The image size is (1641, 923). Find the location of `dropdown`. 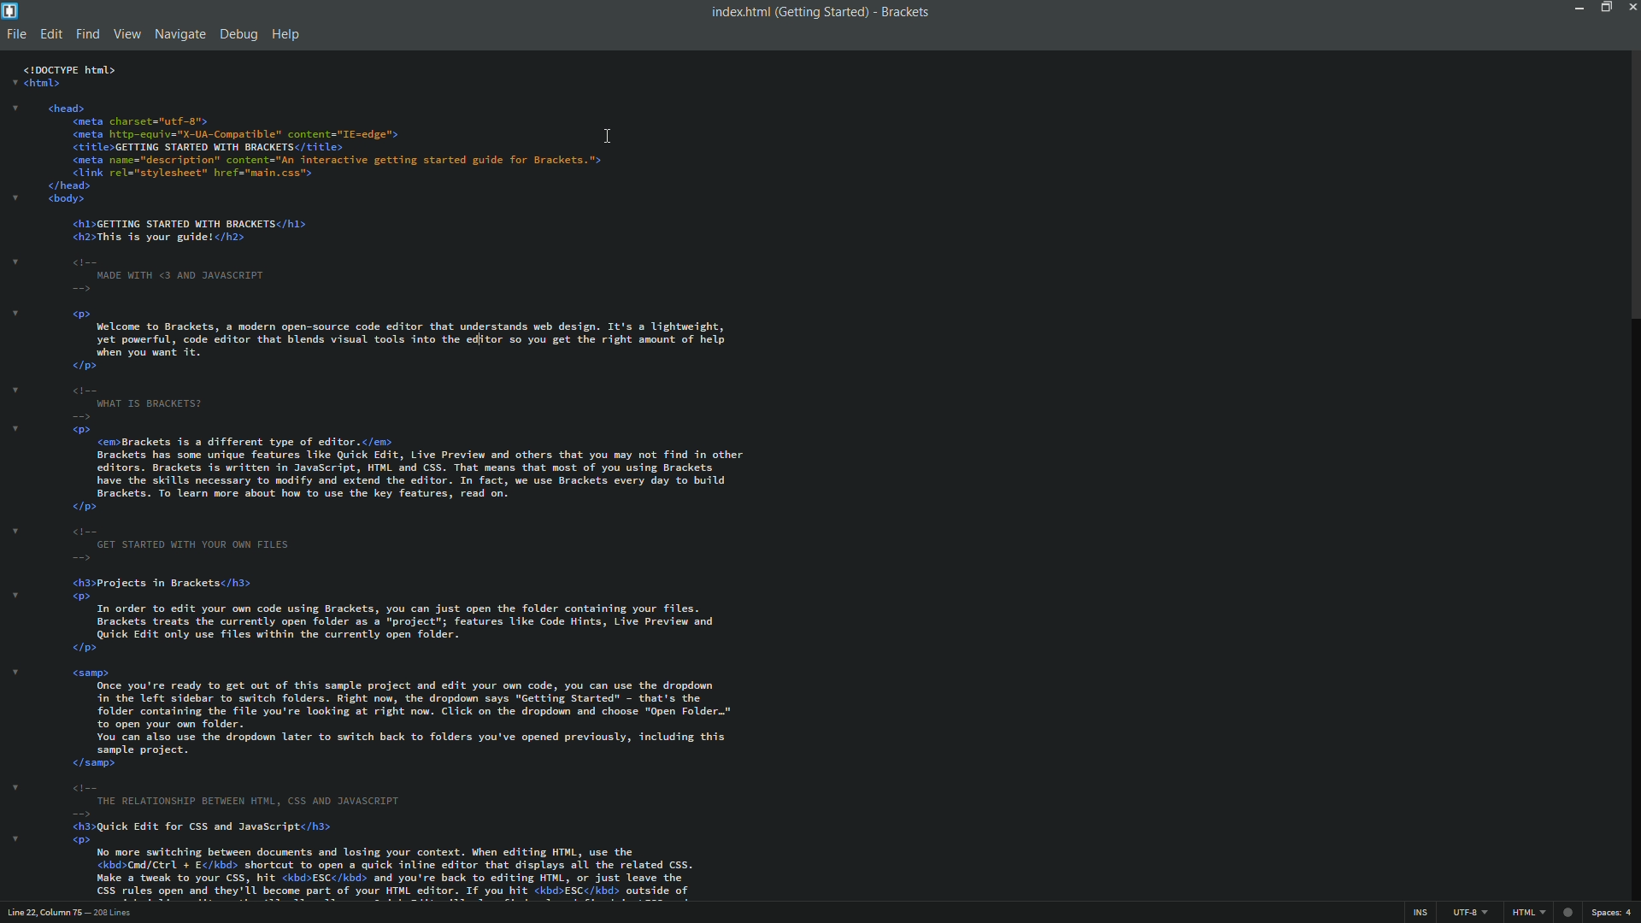

dropdown is located at coordinates (14, 82).